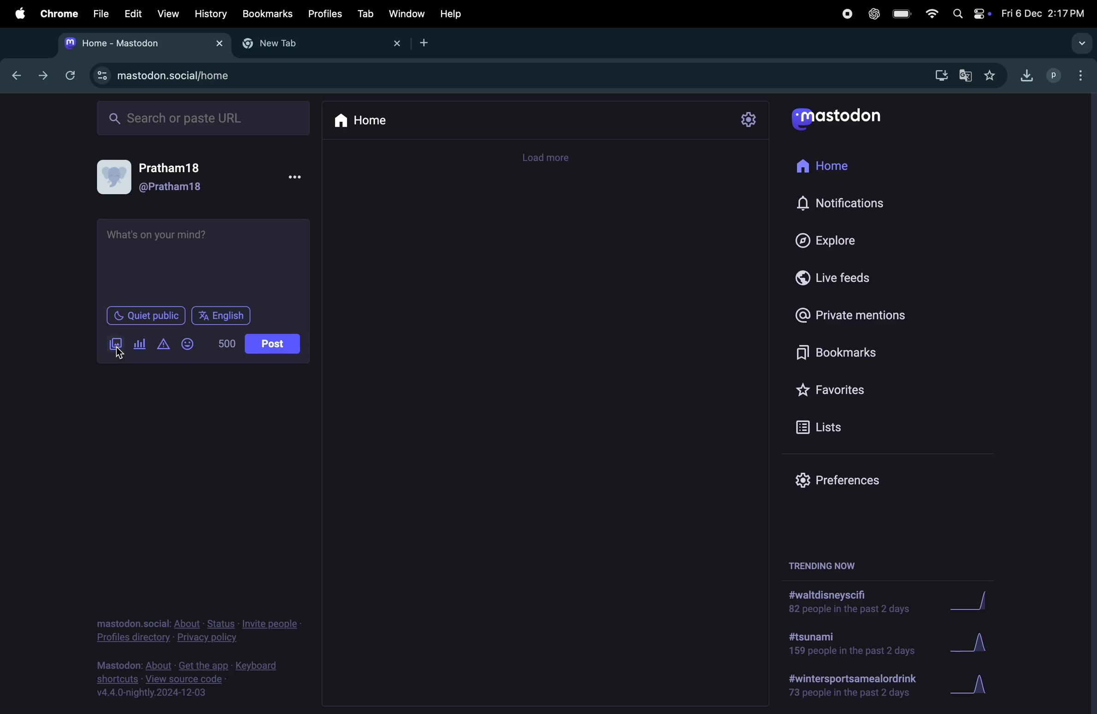 This screenshot has width=1097, height=714. What do you see at coordinates (1084, 44) in the screenshot?
I see `drop down` at bounding box center [1084, 44].